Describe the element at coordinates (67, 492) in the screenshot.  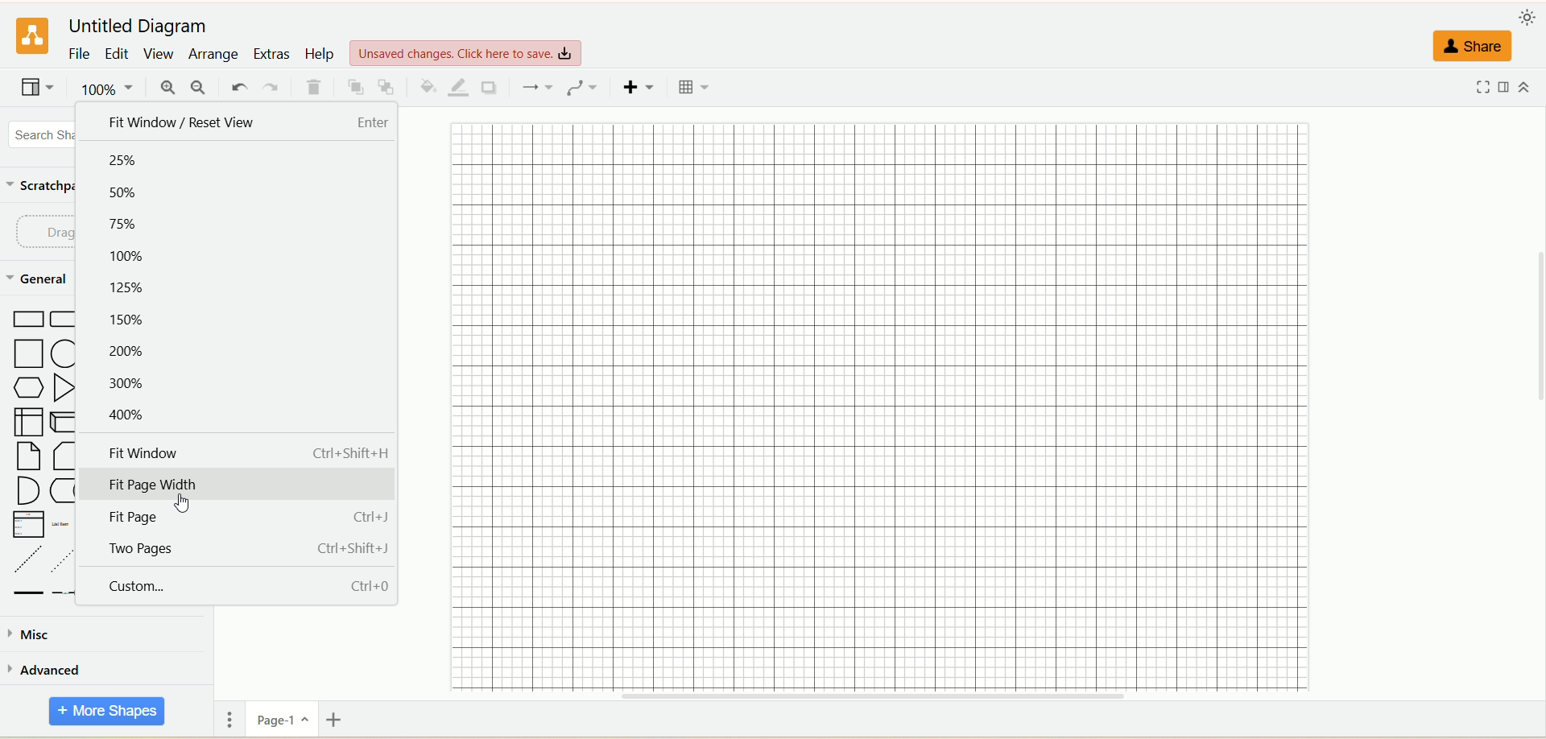
I see `data storage` at that location.